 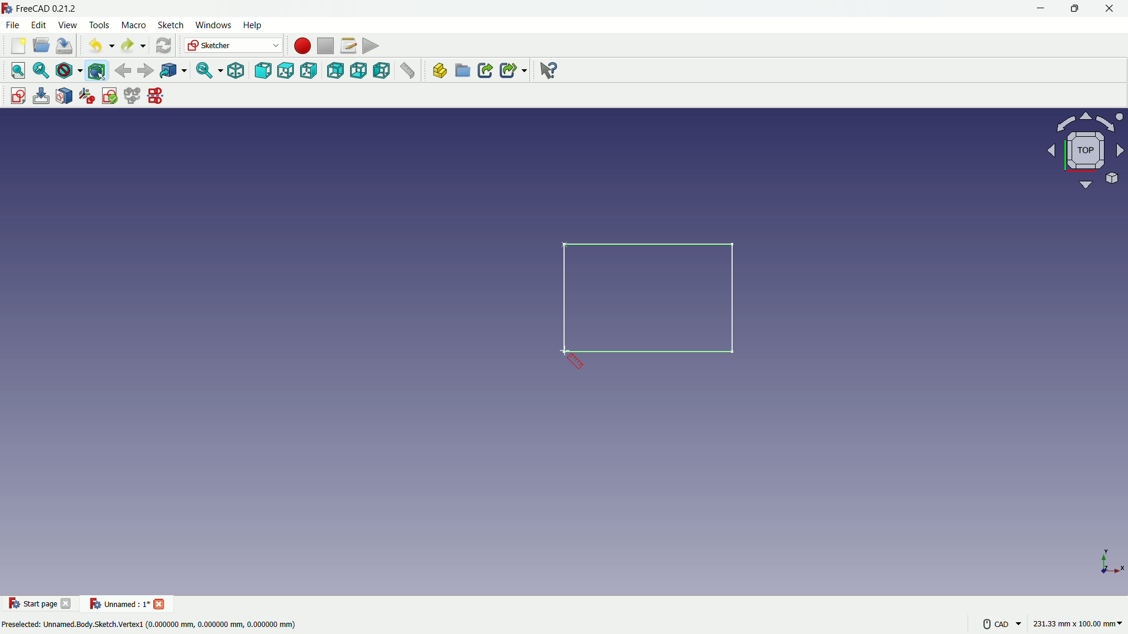 I want to click on bounding box, so click(x=98, y=70).